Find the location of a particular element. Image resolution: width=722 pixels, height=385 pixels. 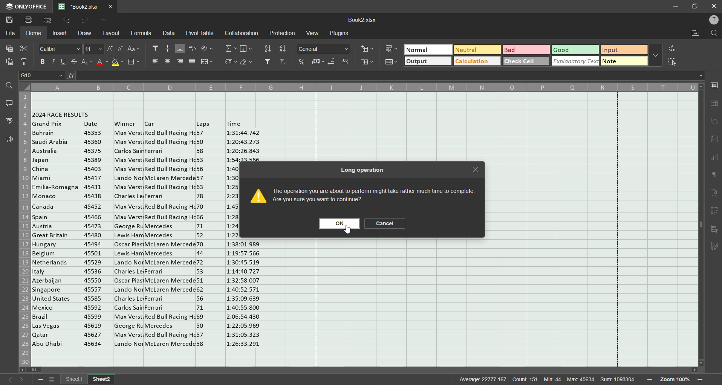

save is located at coordinates (11, 21).